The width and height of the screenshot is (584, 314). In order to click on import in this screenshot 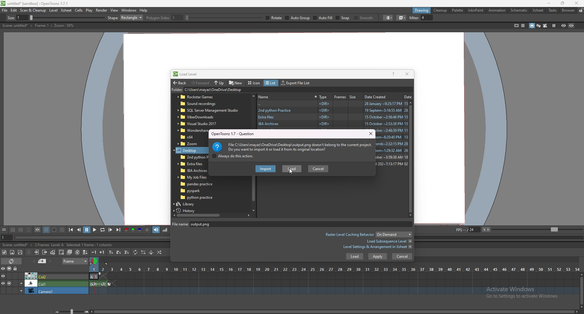, I will do `click(266, 169)`.